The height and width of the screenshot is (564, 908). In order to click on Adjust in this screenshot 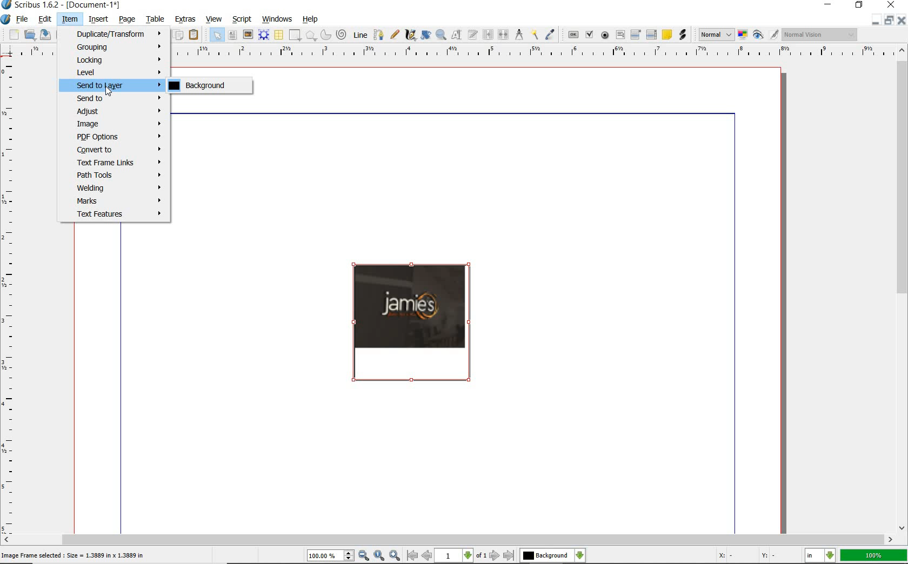, I will do `click(114, 111)`.